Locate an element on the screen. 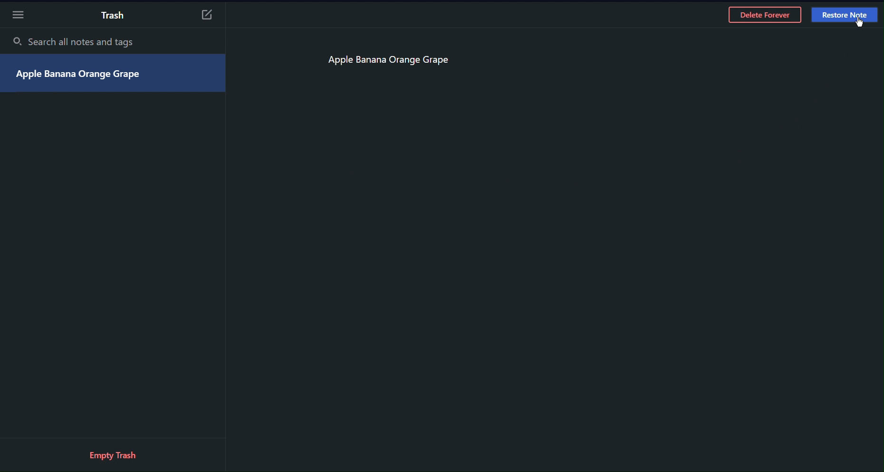 This screenshot has height=472, width=884. Search all notes and tags is located at coordinates (112, 42).